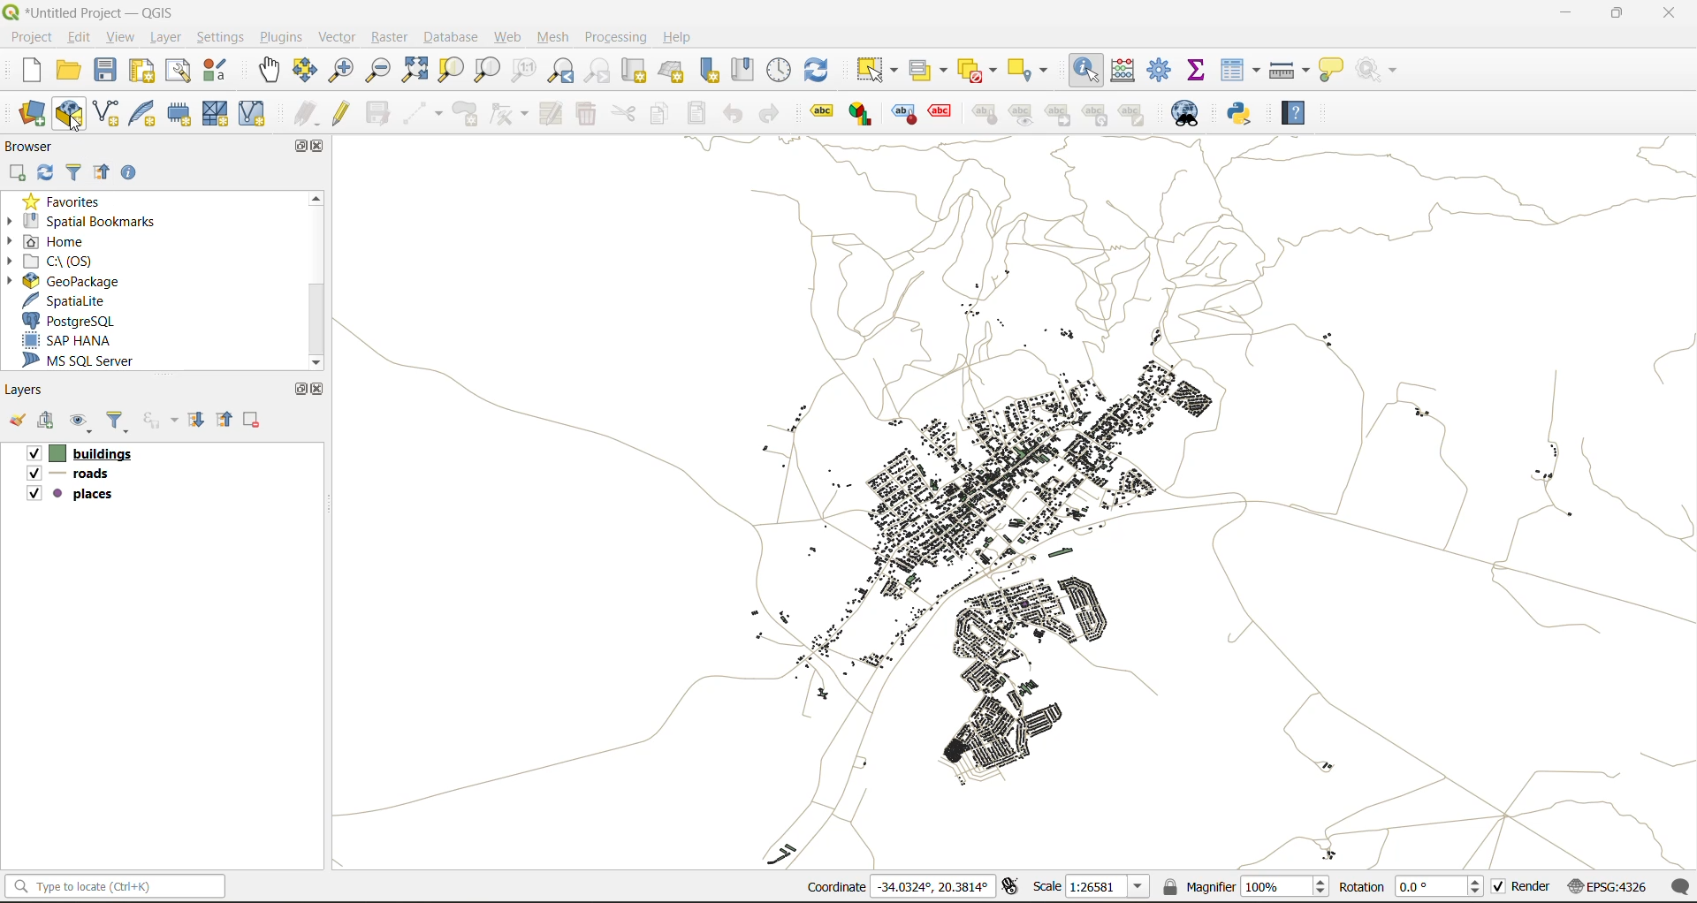 Image resolution: width=1697 pixels, height=903 pixels. Describe the element at coordinates (1193, 117) in the screenshot. I see `metasearch` at that location.